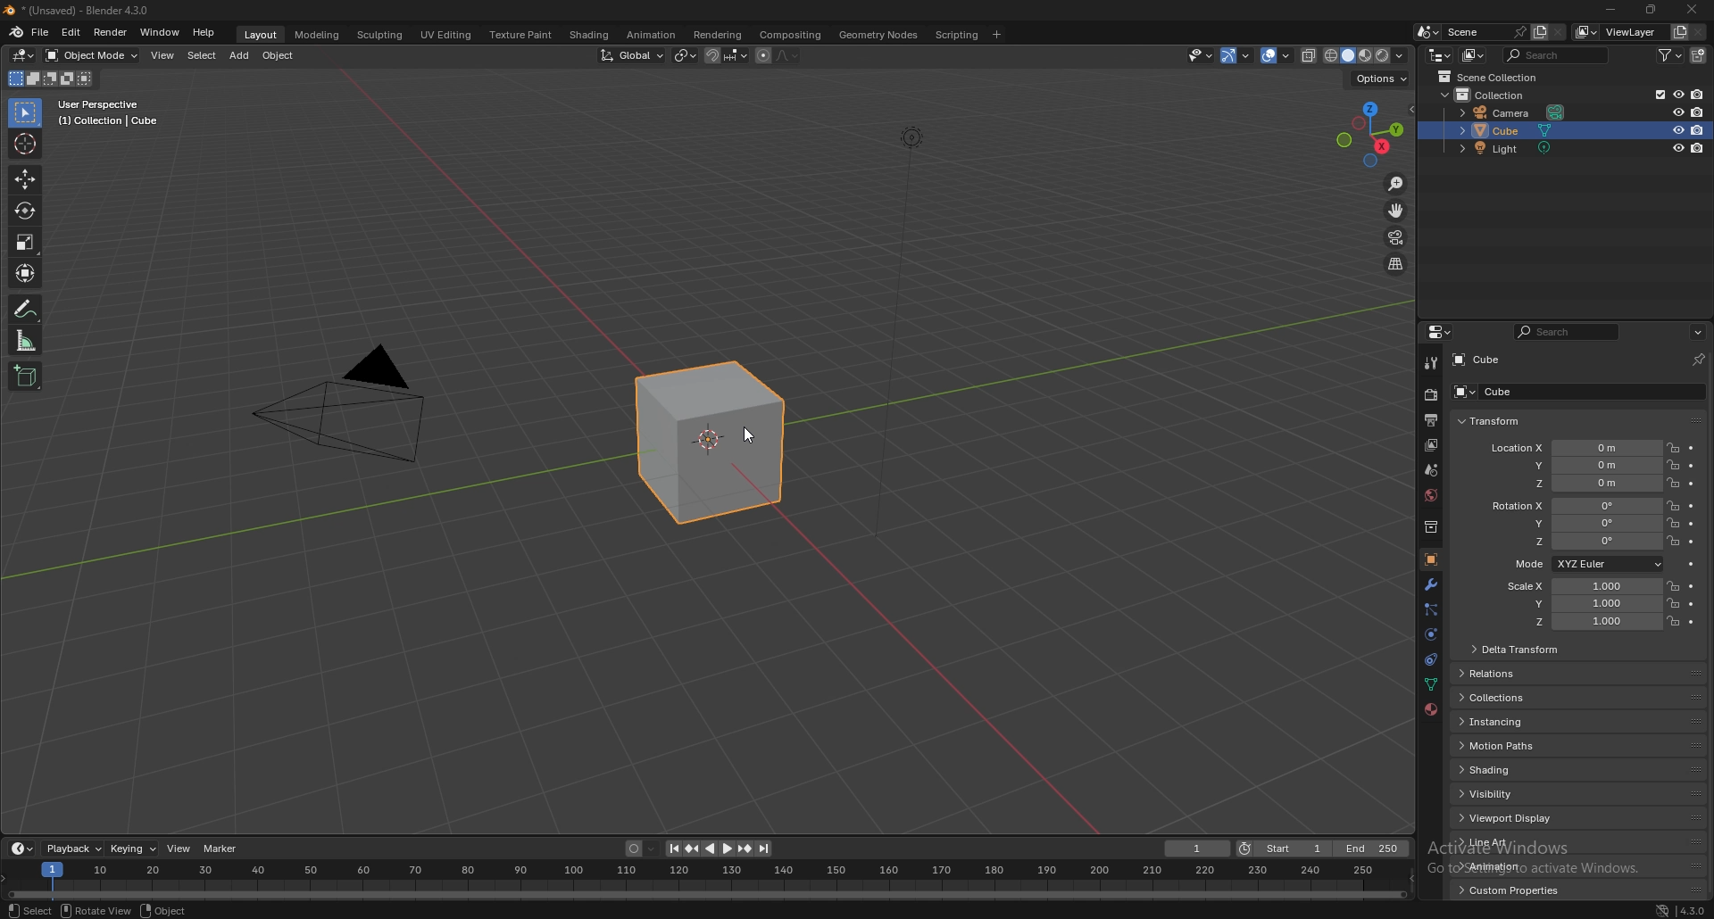 This screenshot has height=919, width=1714. I want to click on custom properties, so click(1518, 890).